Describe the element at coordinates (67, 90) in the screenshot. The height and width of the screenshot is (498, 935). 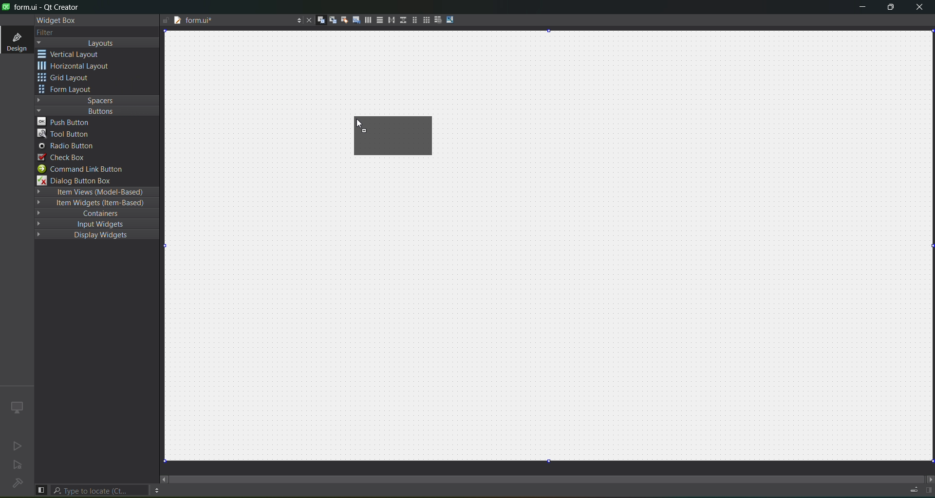
I see `form layout` at that location.